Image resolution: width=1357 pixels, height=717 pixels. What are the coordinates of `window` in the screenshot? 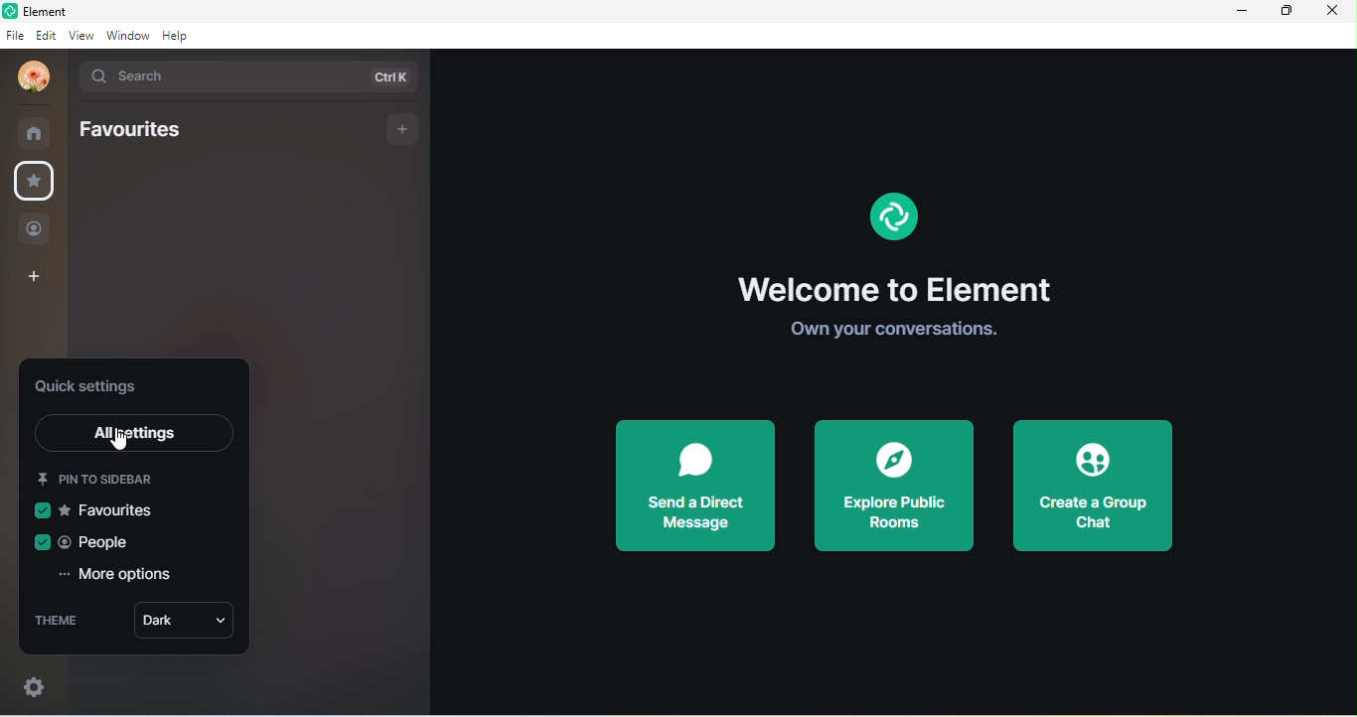 It's located at (128, 35).